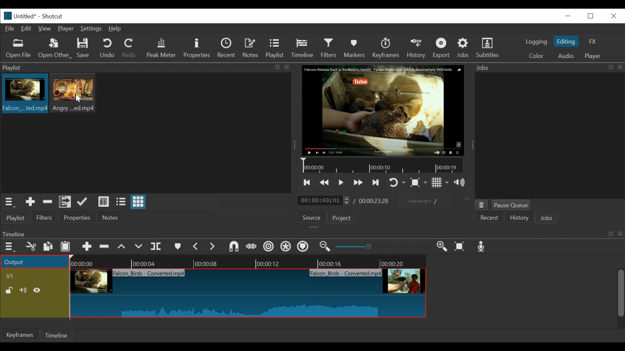 The height and width of the screenshot is (351, 625). Describe the element at coordinates (28, 28) in the screenshot. I see `Edit` at that location.